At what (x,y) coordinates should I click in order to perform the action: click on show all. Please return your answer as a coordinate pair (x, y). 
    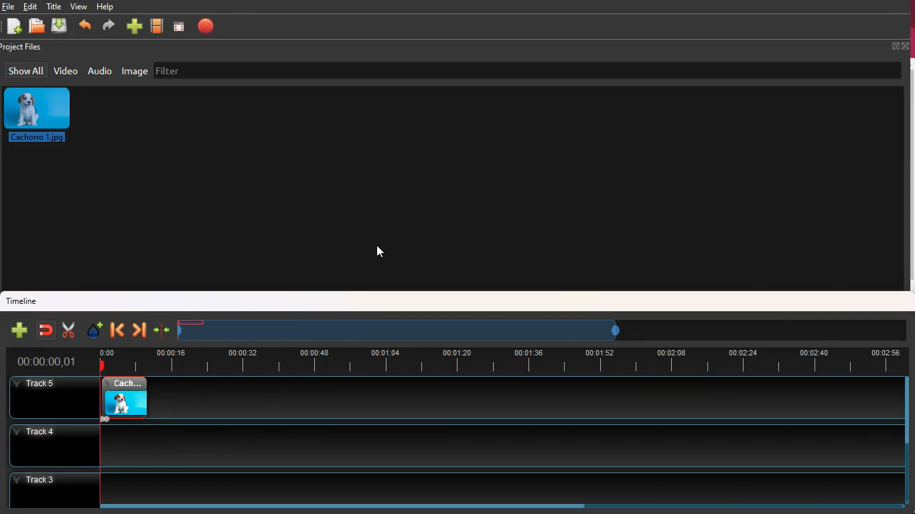
    Looking at the image, I should click on (25, 70).